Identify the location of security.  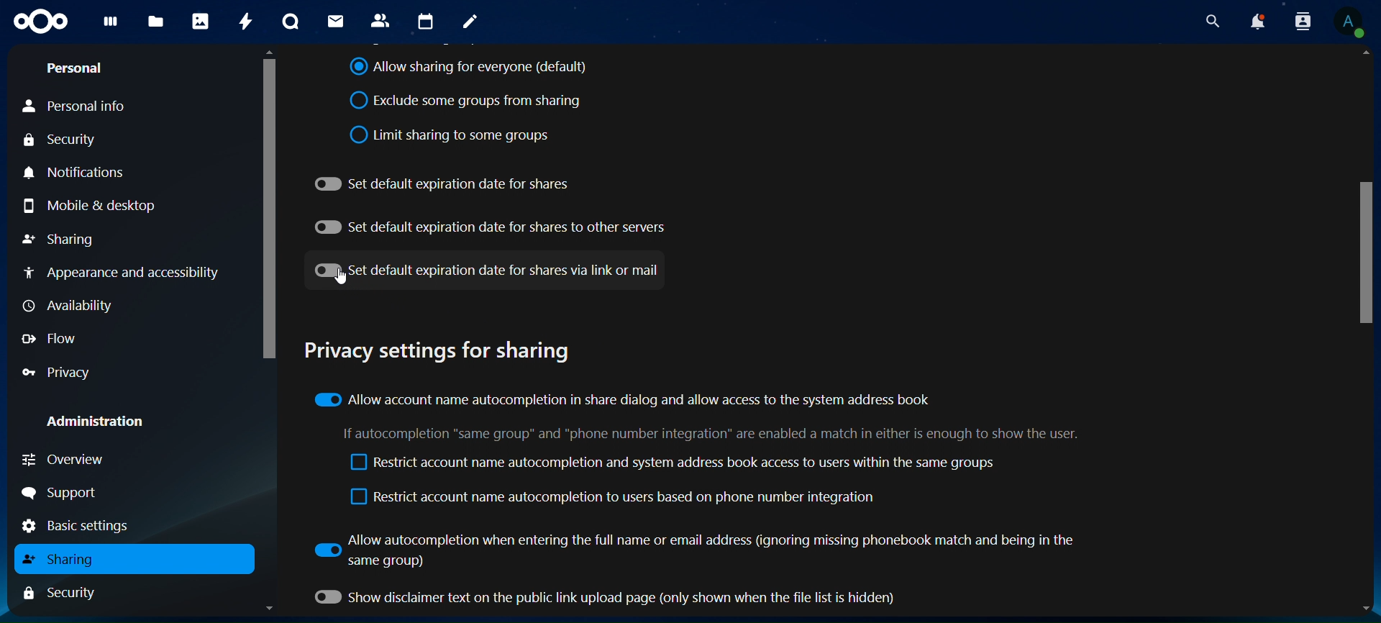
(62, 140).